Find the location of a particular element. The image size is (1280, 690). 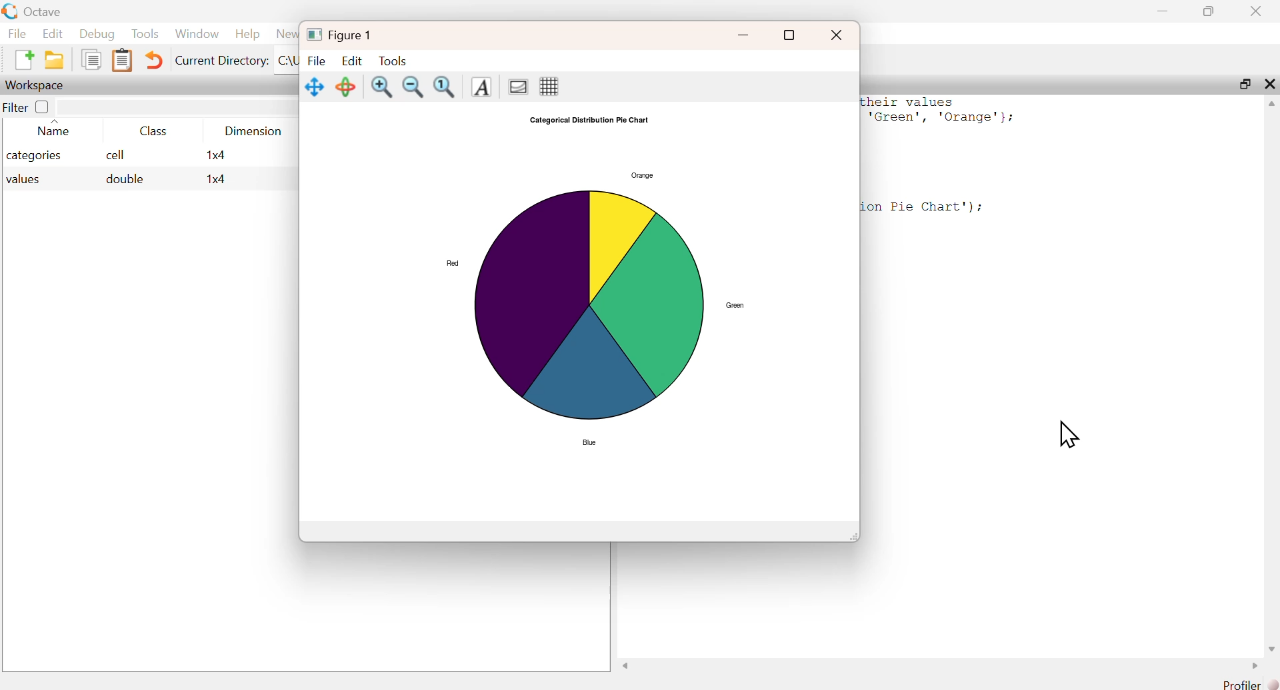

Edit is located at coordinates (52, 34).